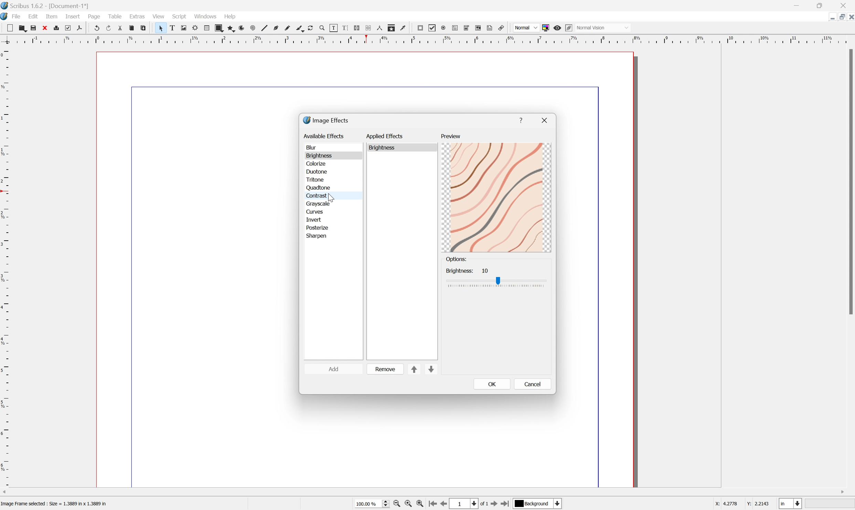 This screenshot has width=855, height=510. I want to click on Copy, so click(131, 28).